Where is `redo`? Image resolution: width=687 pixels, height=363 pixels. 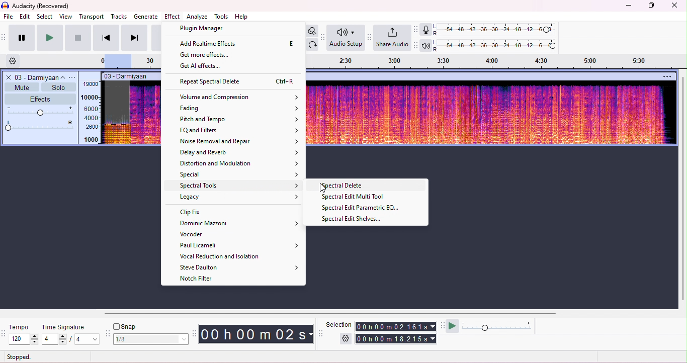
redo is located at coordinates (313, 45).